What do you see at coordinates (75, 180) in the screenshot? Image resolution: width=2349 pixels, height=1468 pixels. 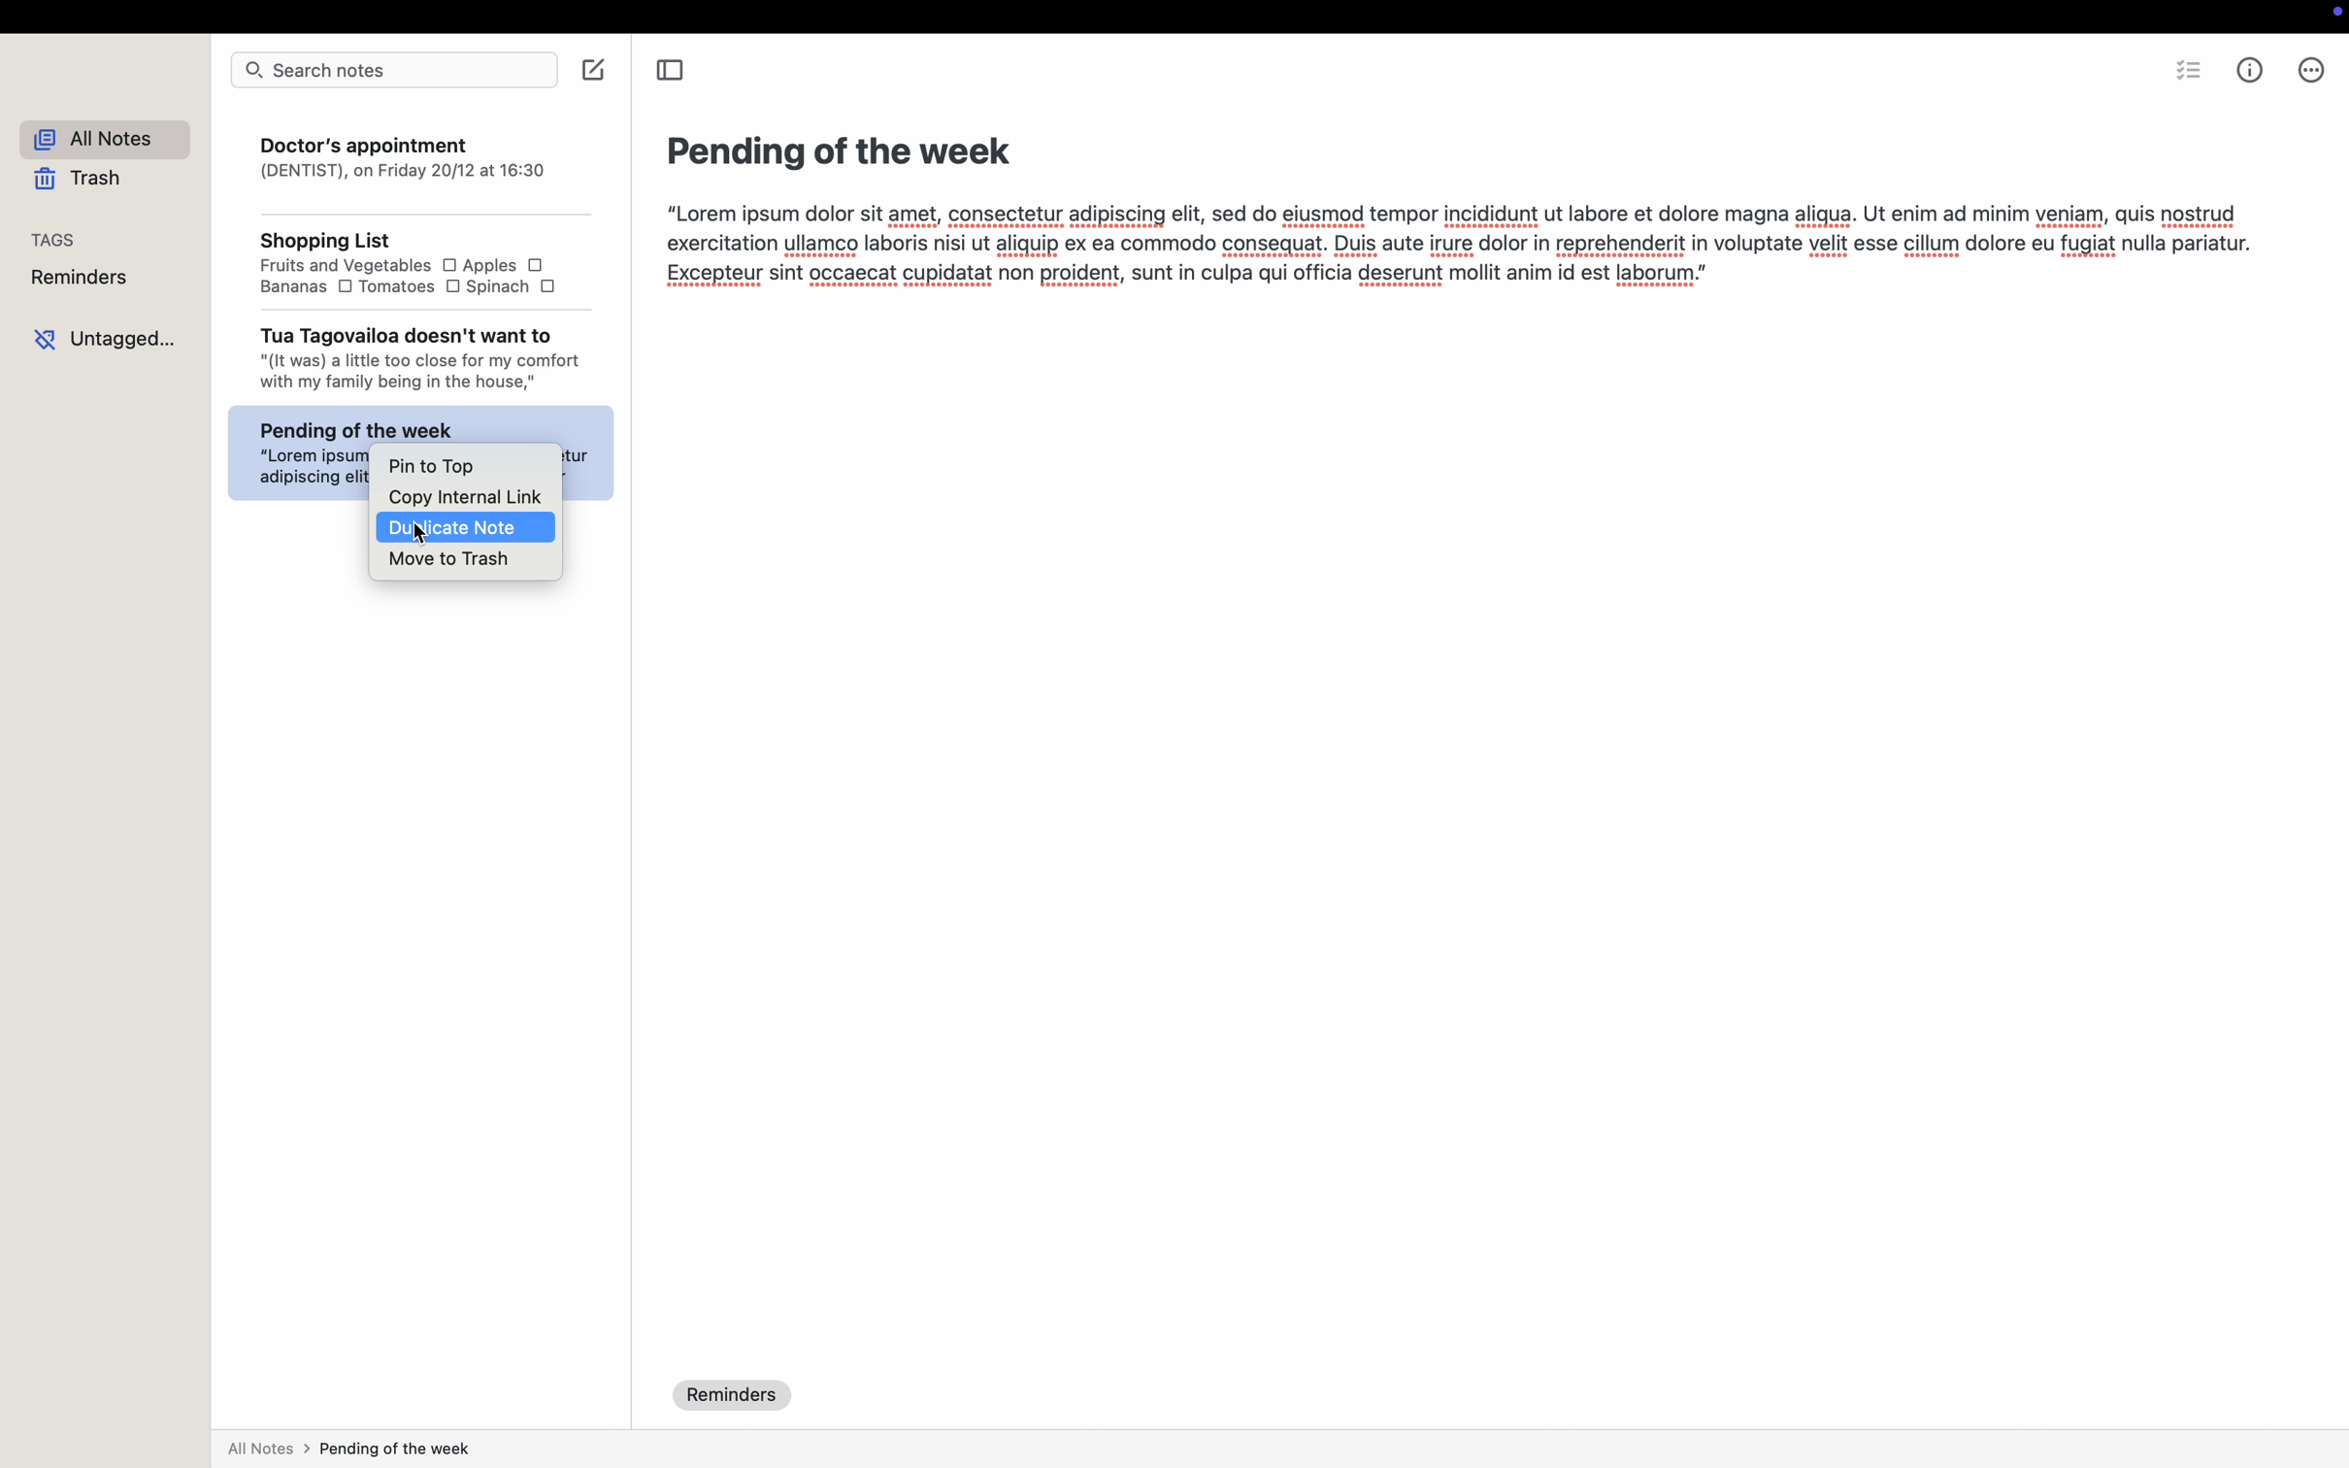 I see `trash` at bounding box center [75, 180].